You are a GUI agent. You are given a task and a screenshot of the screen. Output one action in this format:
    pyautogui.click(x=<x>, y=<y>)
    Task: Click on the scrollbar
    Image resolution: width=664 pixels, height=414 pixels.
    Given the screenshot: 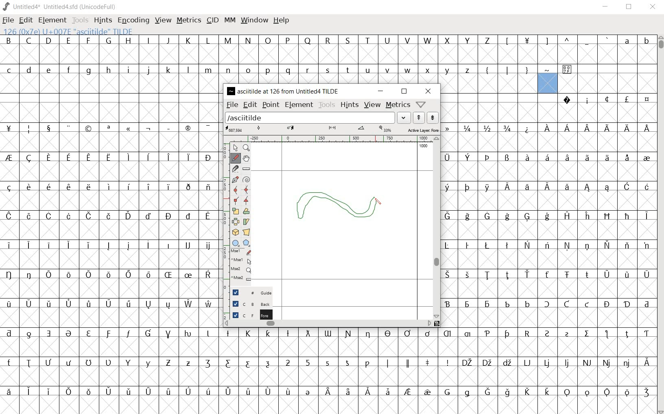 What is the action you would take?
    pyautogui.click(x=437, y=227)
    